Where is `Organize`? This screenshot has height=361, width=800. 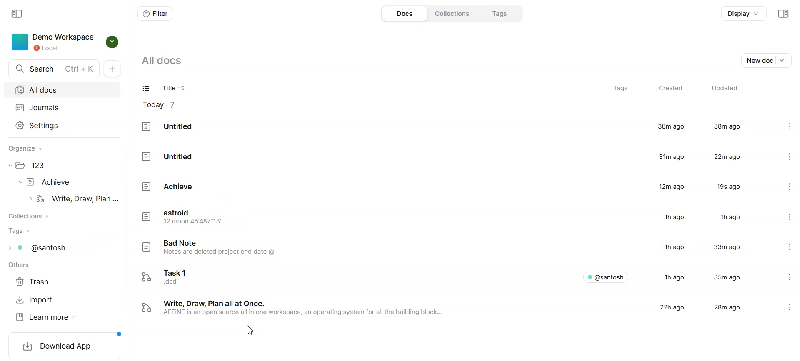
Organize is located at coordinates (29, 148).